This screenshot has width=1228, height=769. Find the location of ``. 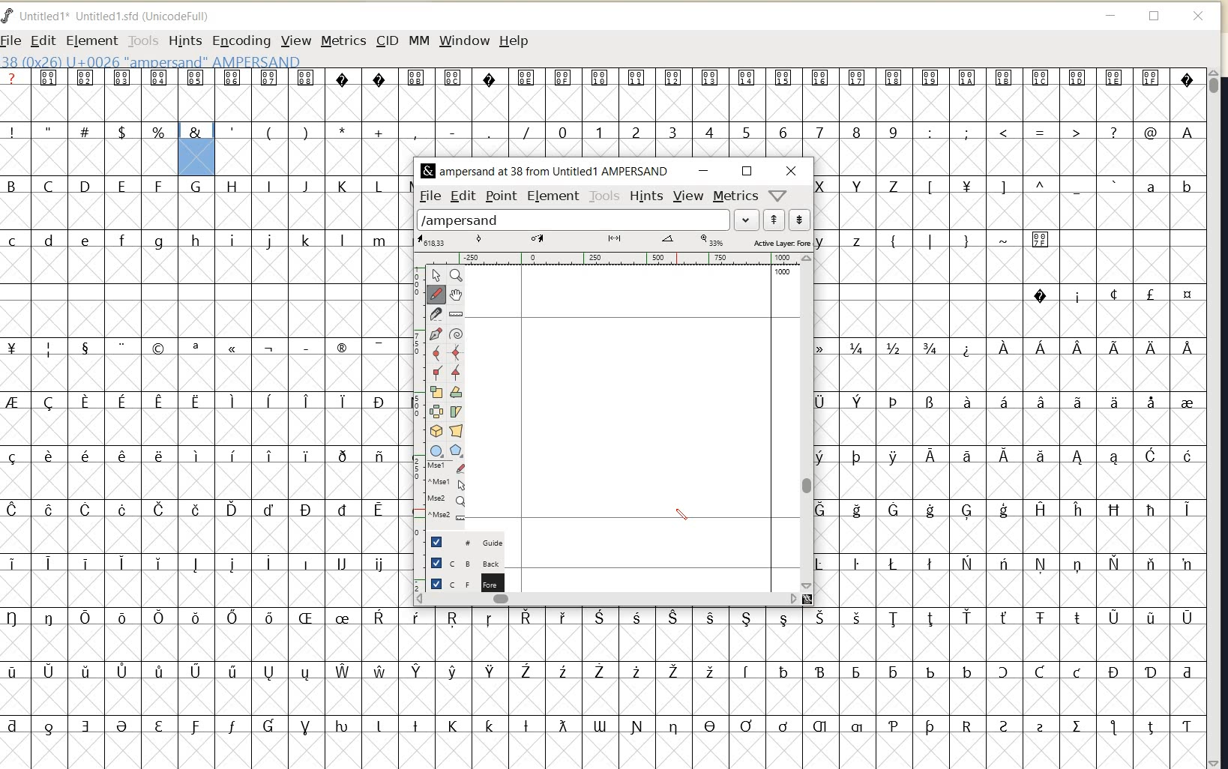

 is located at coordinates (458, 451).